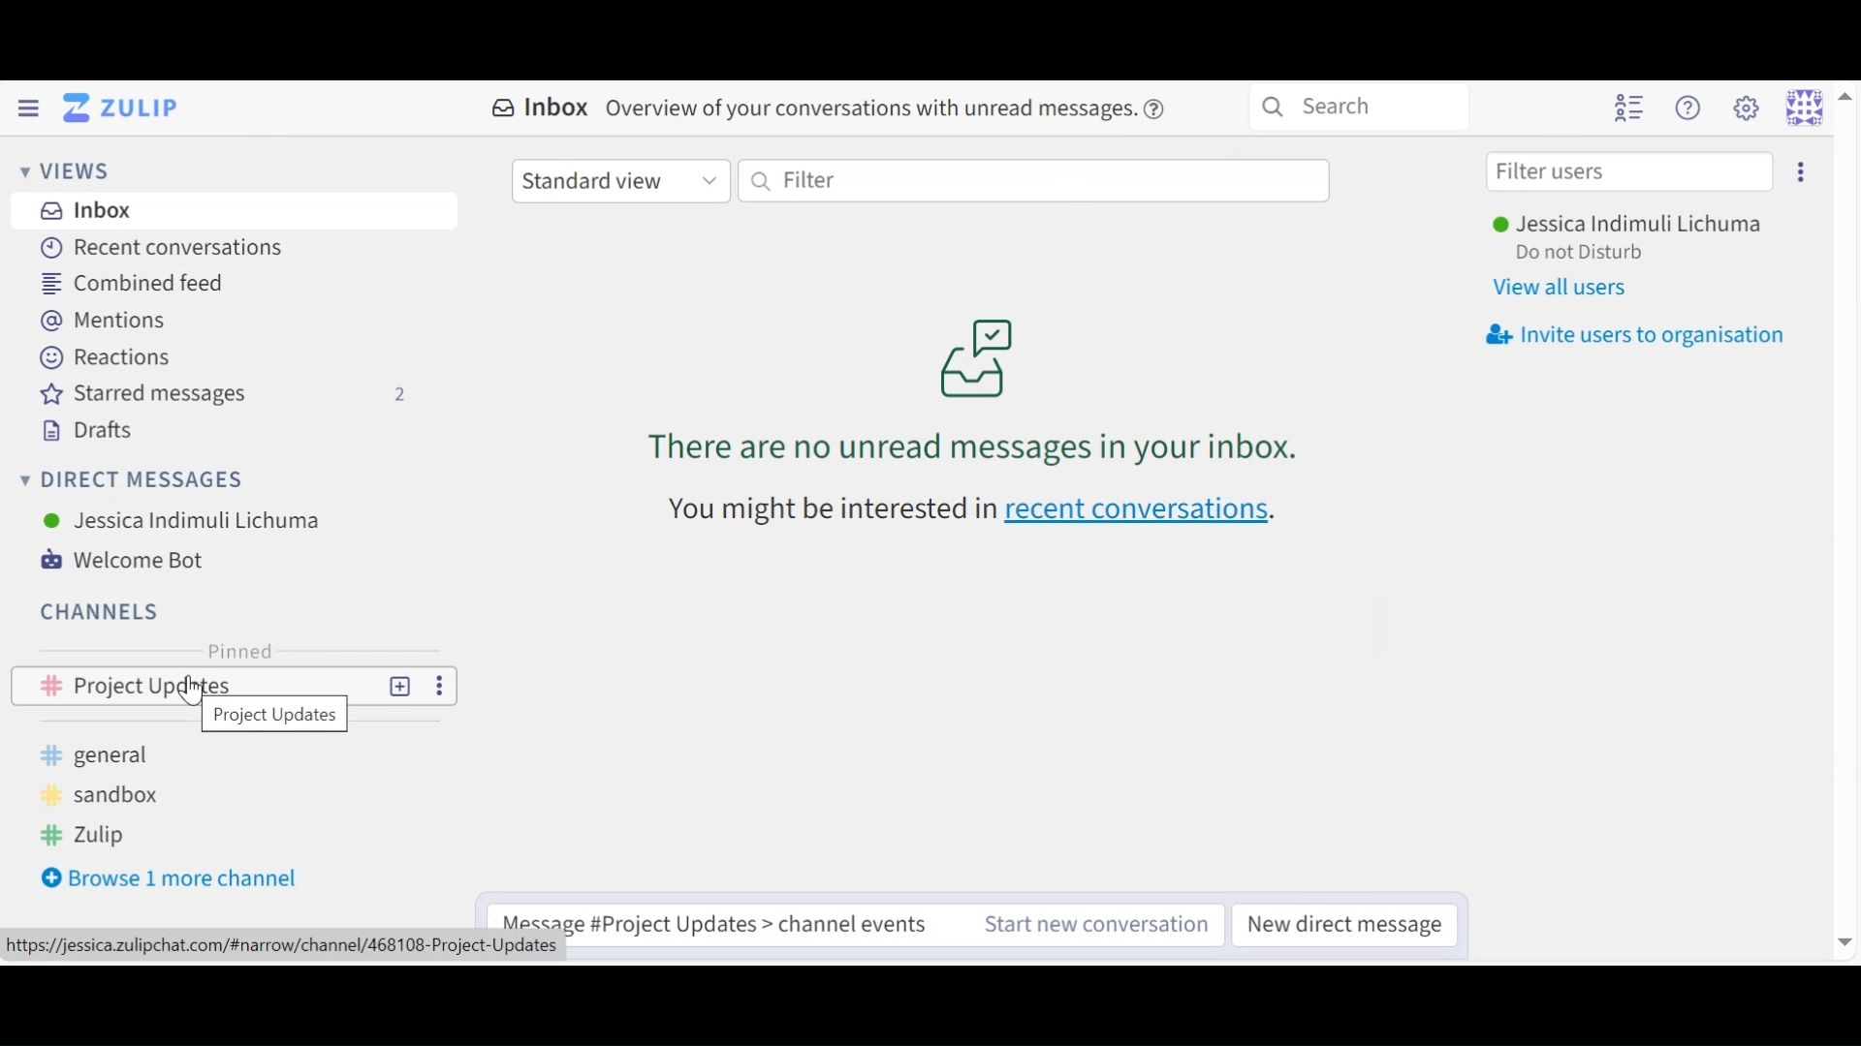  I want to click on Inbox, so click(92, 211).